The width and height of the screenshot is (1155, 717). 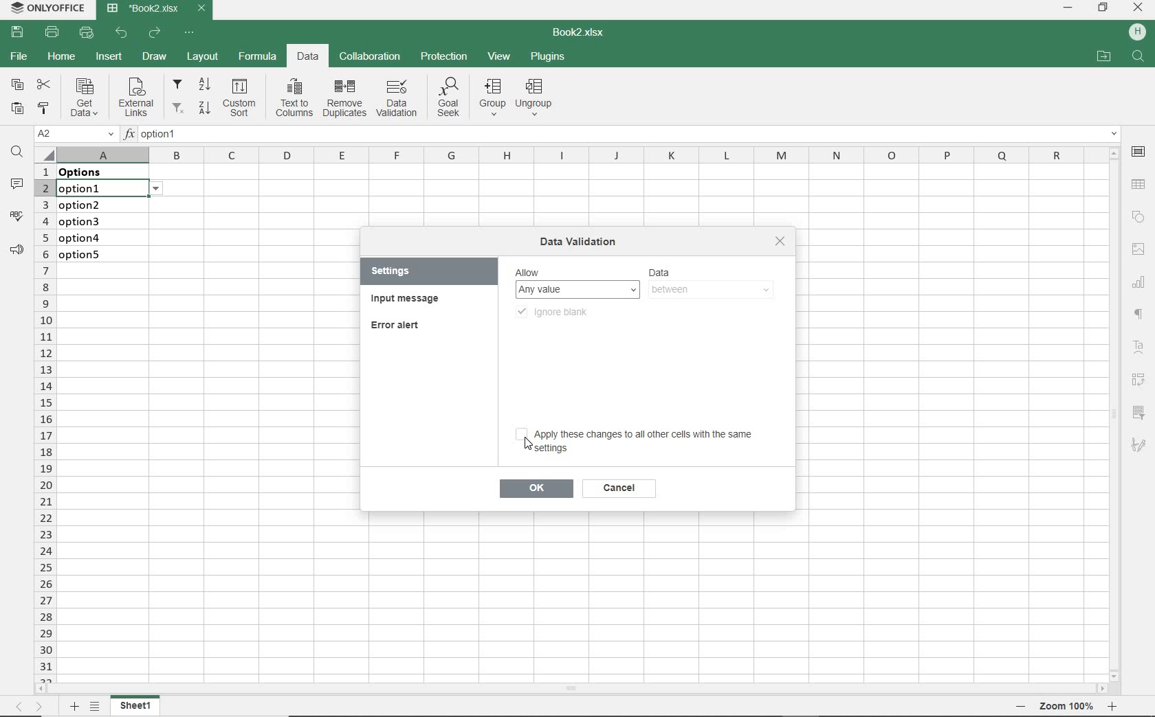 What do you see at coordinates (618, 490) in the screenshot?
I see `cancel` at bounding box center [618, 490].